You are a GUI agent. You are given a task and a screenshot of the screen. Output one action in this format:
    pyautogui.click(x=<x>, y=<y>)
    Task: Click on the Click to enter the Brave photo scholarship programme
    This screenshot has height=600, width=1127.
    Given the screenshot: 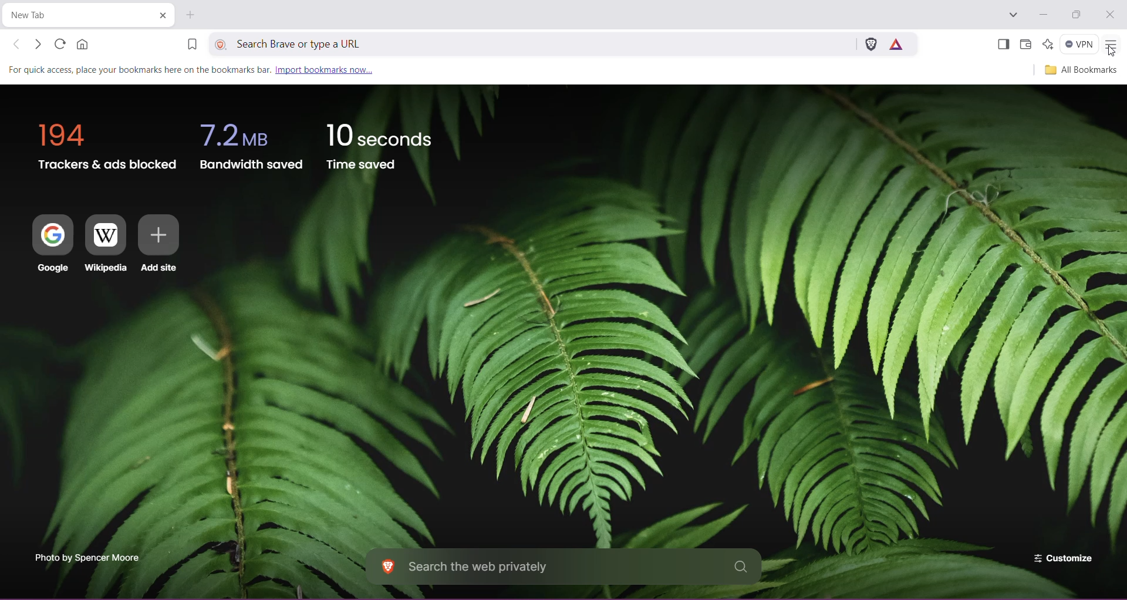 What is the action you would take?
    pyautogui.click(x=86, y=557)
    